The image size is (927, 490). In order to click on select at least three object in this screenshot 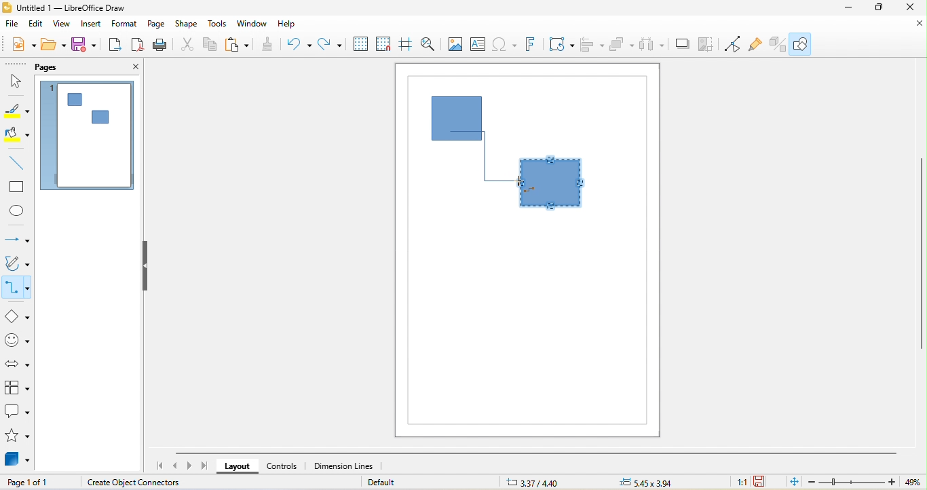, I will do `click(653, 45)`.